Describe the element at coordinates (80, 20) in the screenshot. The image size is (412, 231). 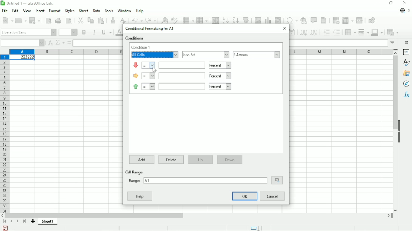
I see `Cut` at that location.